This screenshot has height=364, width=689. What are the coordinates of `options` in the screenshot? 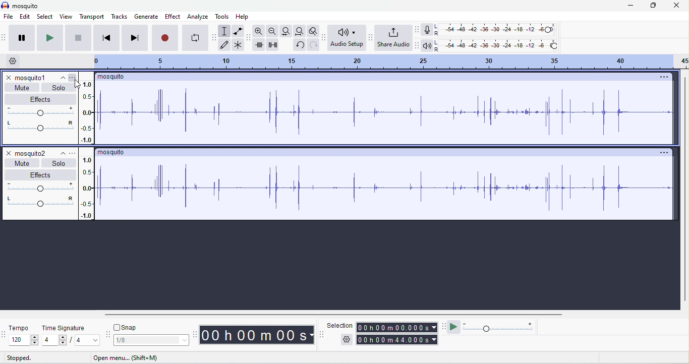 It's located at (74, 153).